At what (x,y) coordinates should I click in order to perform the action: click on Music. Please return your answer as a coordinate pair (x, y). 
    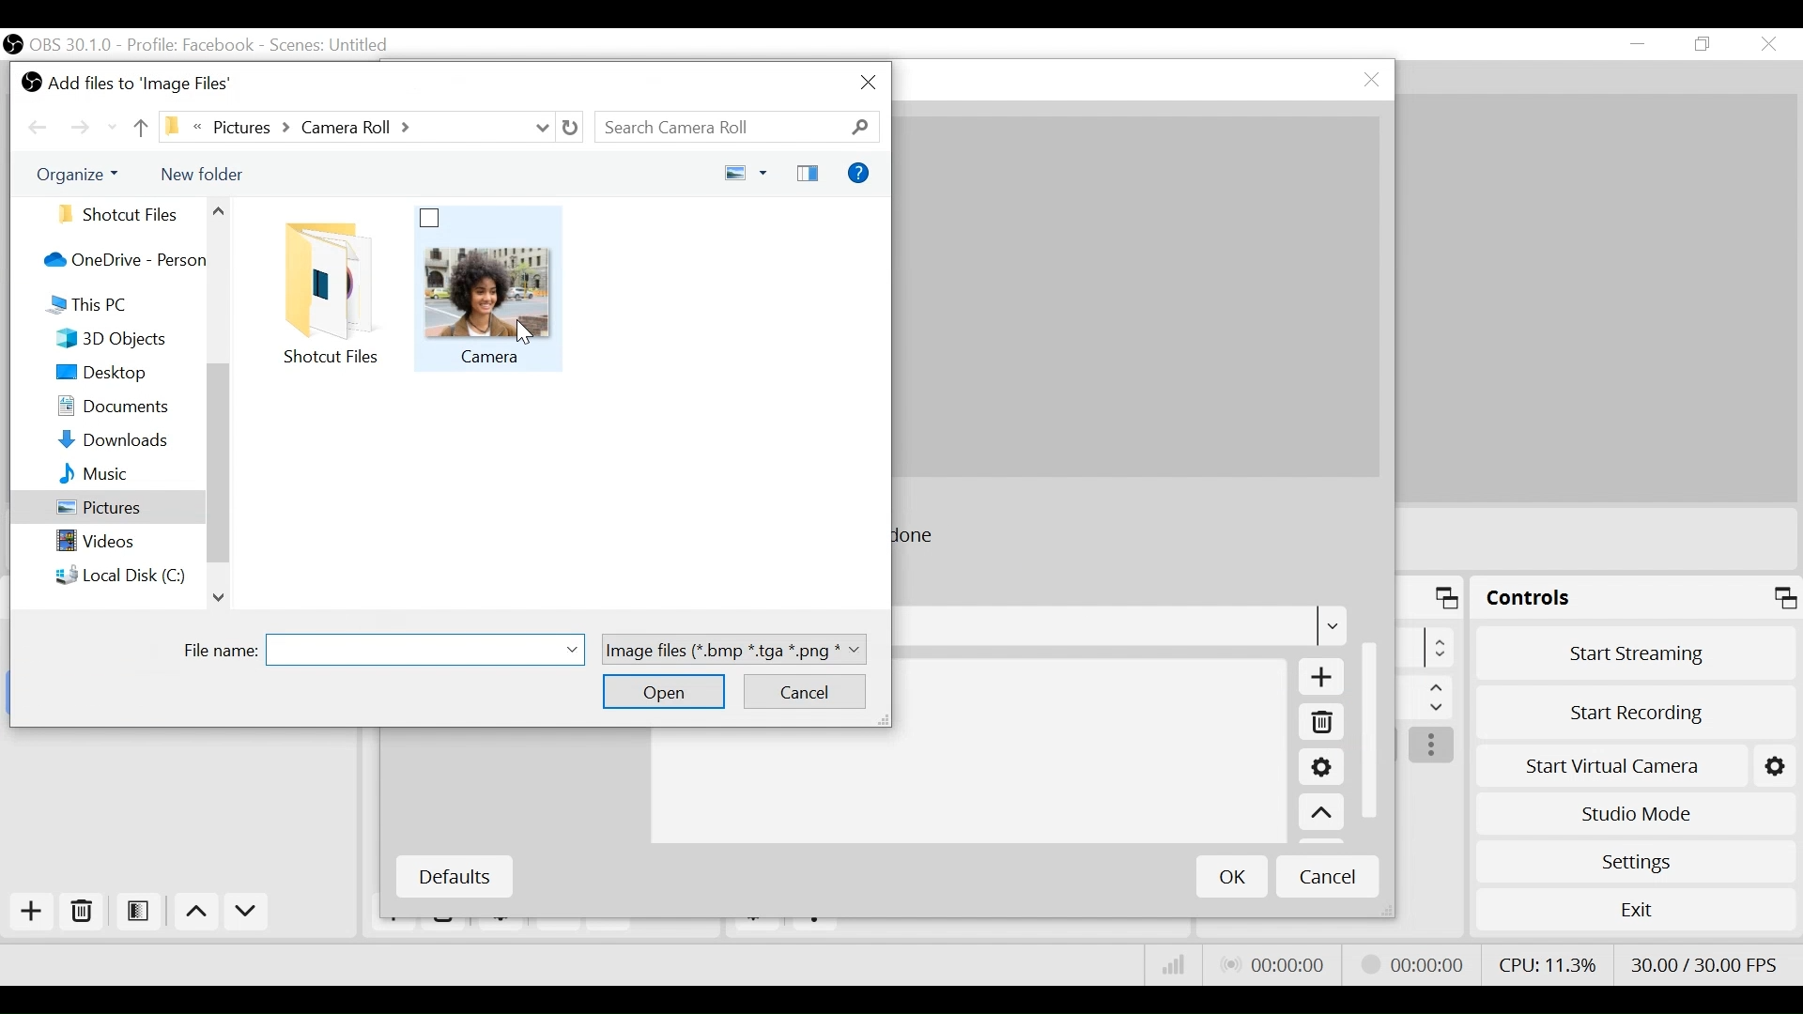
    Looking at the image, I should click on (127, 475).